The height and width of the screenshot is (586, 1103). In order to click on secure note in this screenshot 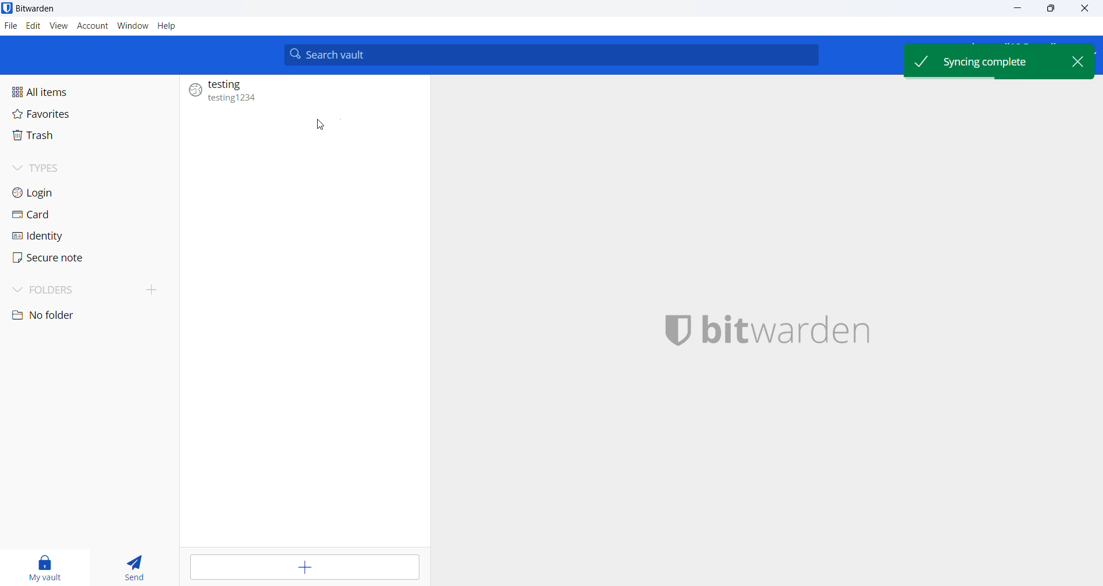, I will do `click(67, 259)`.